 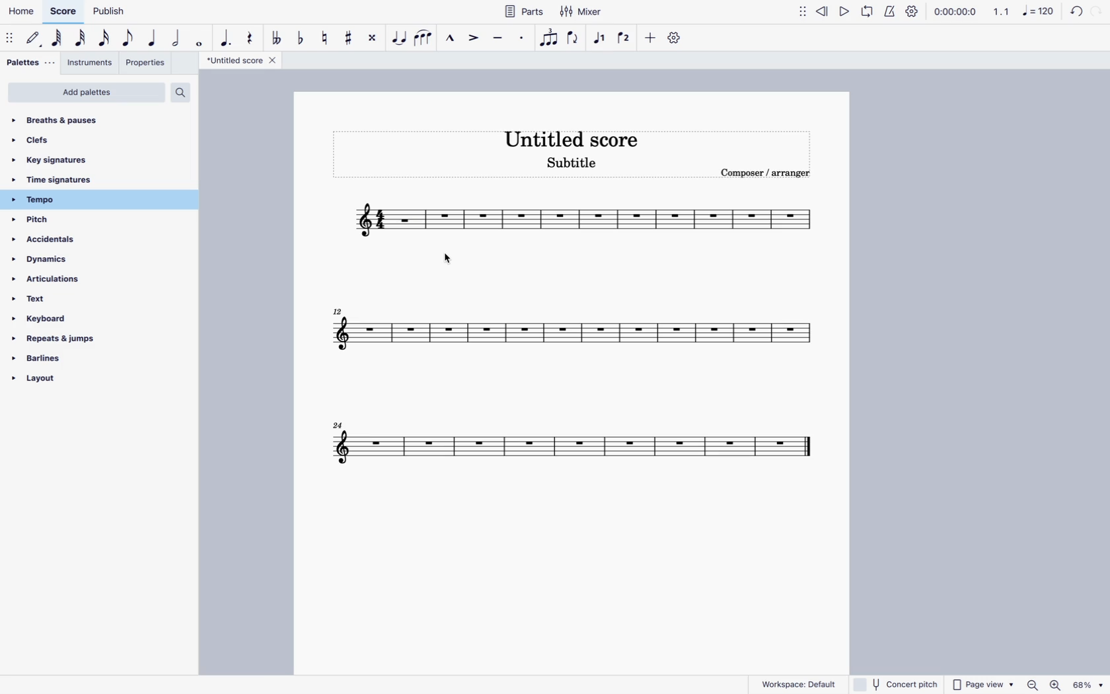 What do you see at coordinates (844, 11) in the screenshot?
I see `play` at bounding box center [844, 11].